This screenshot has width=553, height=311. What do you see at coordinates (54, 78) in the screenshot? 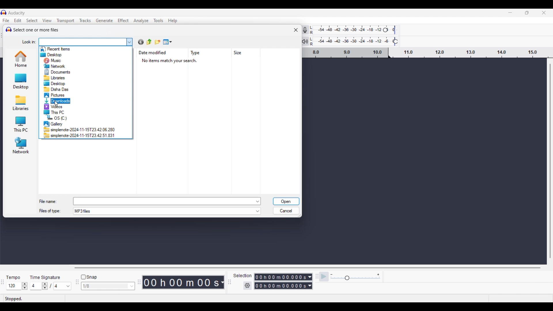
I see `libraries` at bounding box center [54, 78].